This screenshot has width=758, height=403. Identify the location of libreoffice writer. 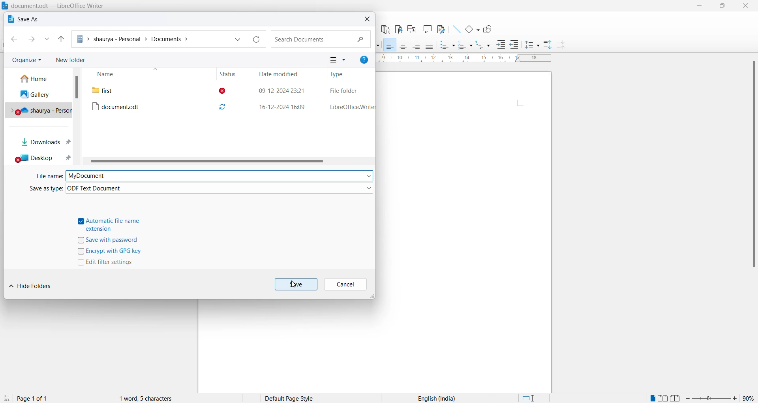
(350, 107).